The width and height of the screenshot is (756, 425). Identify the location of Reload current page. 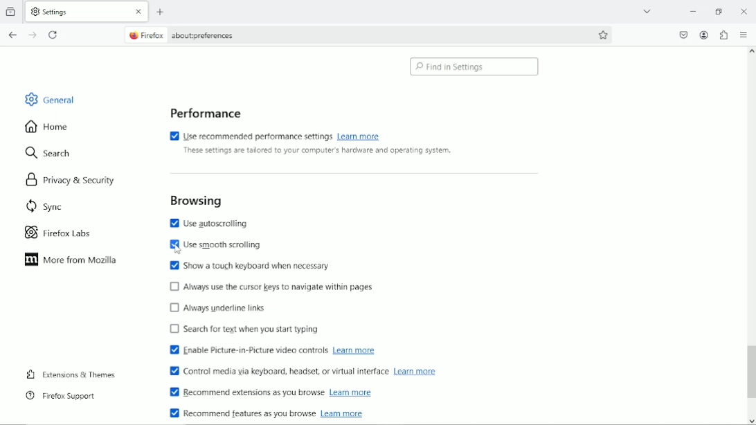
(54, 35).